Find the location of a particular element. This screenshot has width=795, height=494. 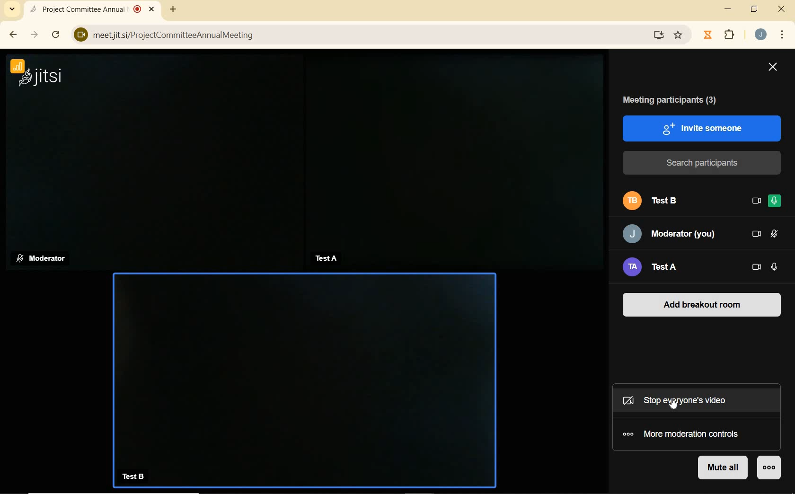

MORE MODERATION CONTROLS is located at coordinates (700, 435).